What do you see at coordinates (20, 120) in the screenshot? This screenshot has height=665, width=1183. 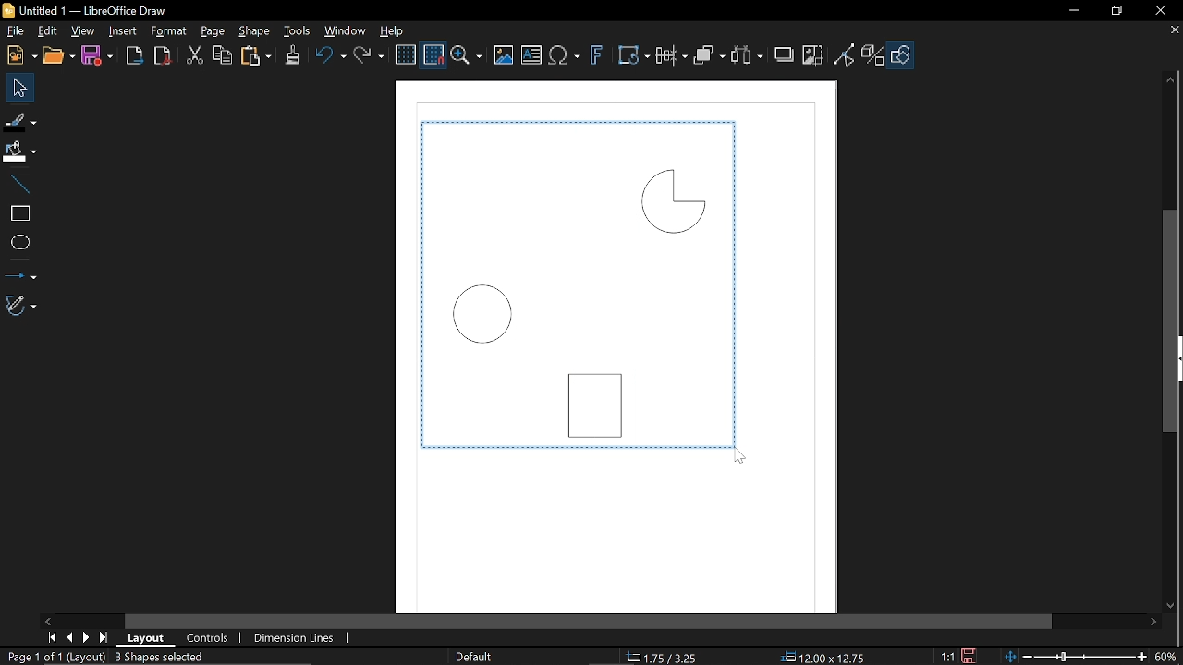 I see `Fill line` at bounding box center [20, 120].